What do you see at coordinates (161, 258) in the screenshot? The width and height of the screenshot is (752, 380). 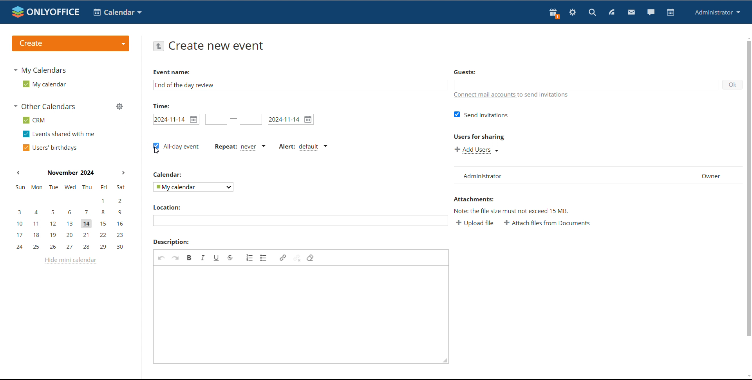 I see `undo` at bounding box center [161, 258].